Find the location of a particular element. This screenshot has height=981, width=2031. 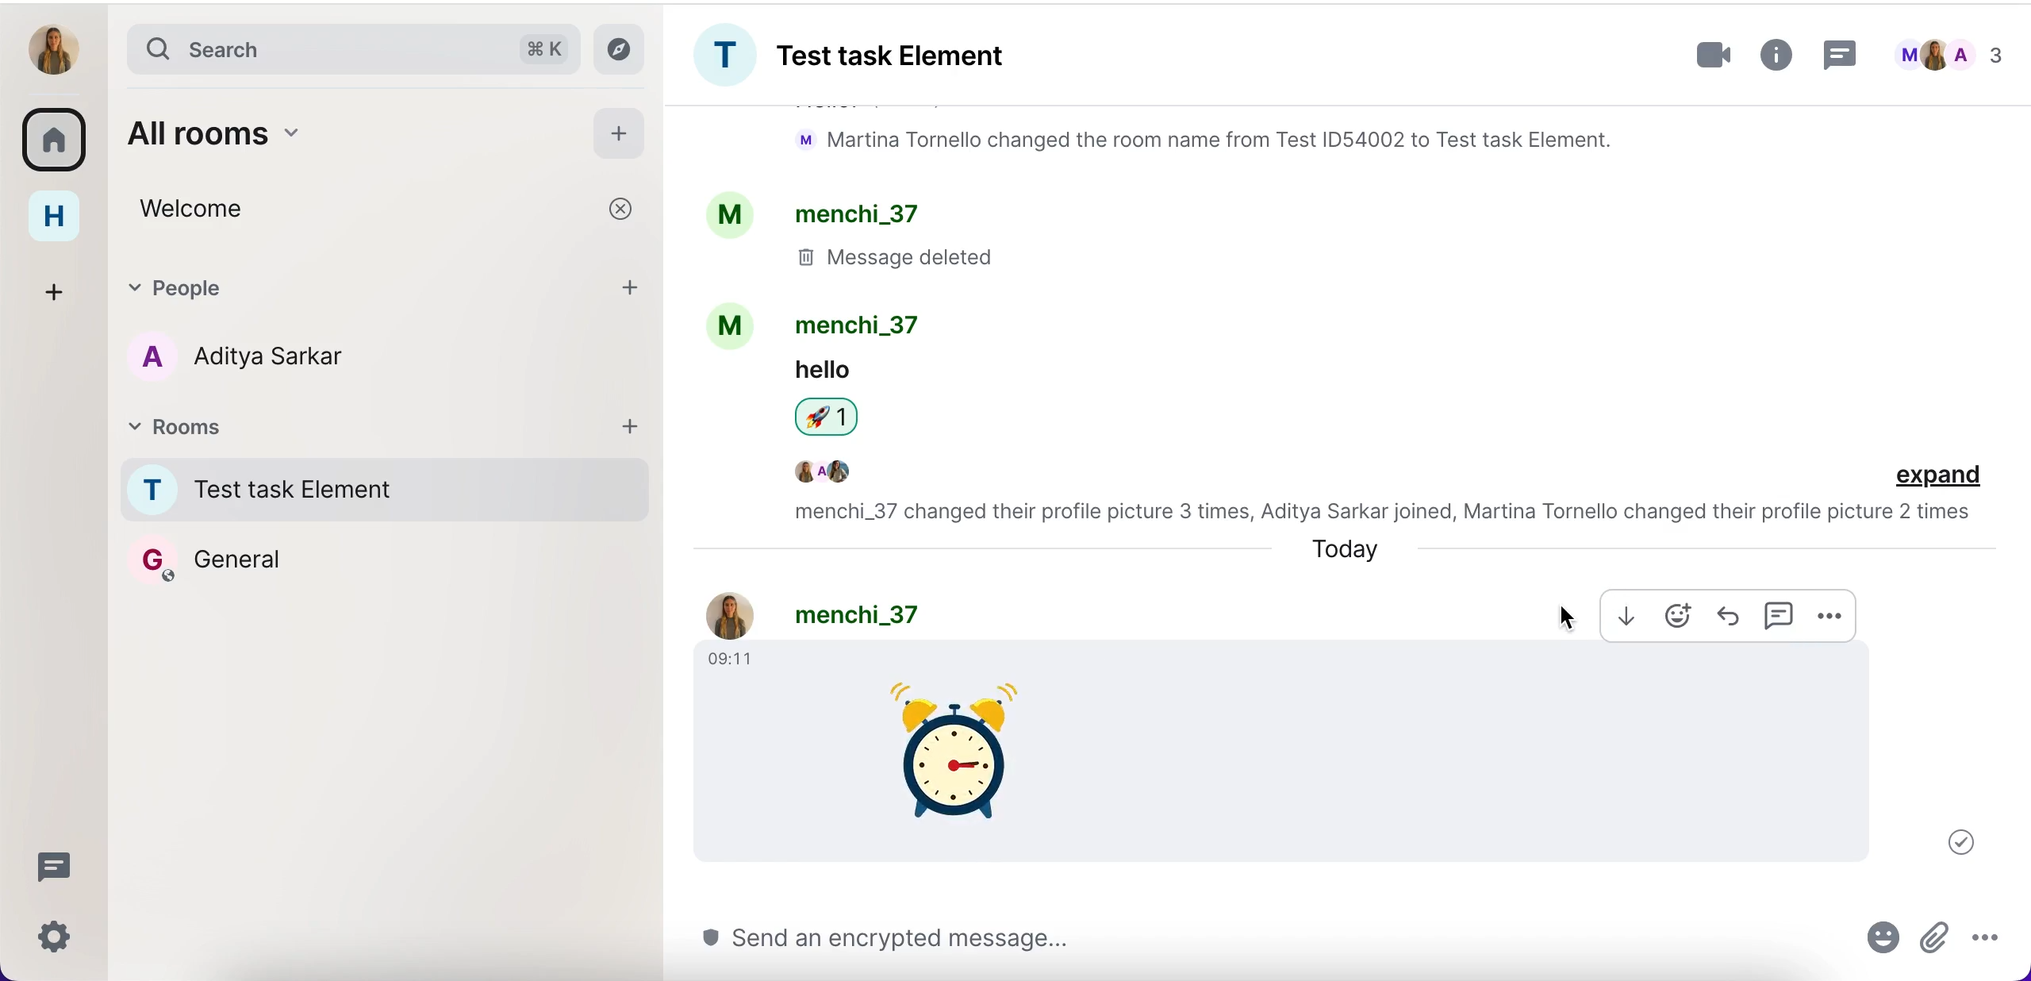

rooms is located at coordinates (347, 431).